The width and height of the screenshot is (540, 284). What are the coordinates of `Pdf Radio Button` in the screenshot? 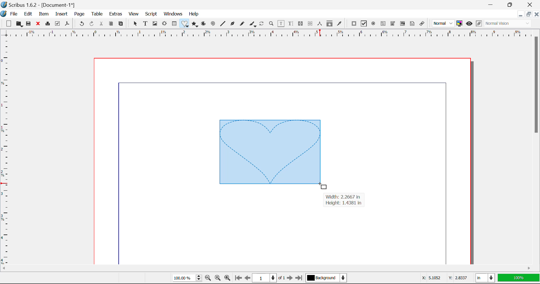 It's located at (374, 24).